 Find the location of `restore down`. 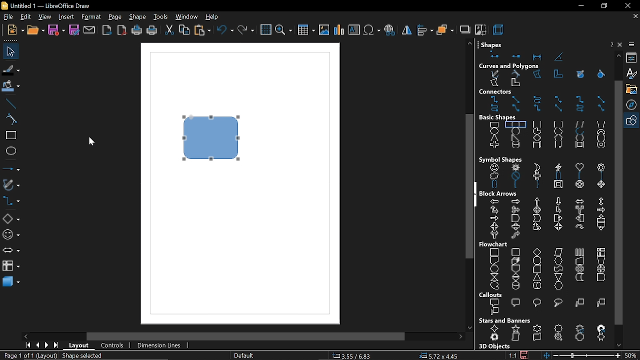

restore down is located at coordinates (603, 6).